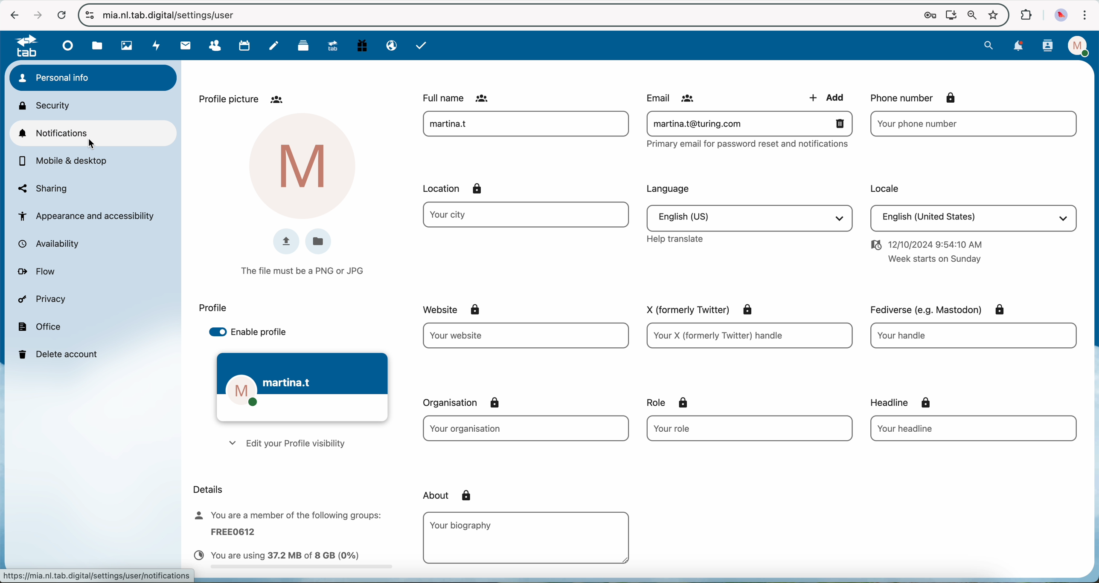  What do you see at coordinates (293, 556) in the screenshot?
I see `capacity` at bounding box center [293, 556].